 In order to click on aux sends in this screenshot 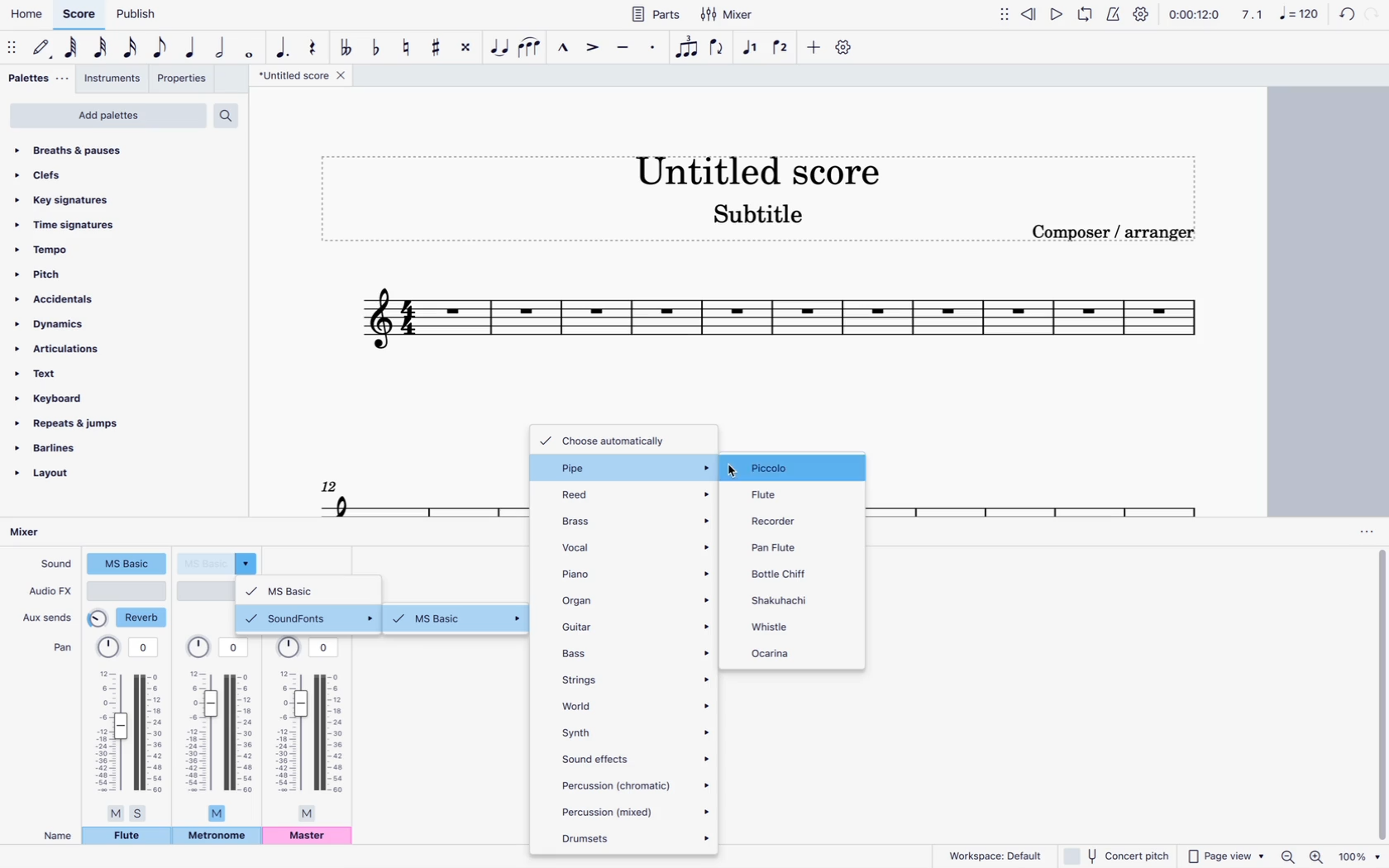, I will do `click(50, 617)`.